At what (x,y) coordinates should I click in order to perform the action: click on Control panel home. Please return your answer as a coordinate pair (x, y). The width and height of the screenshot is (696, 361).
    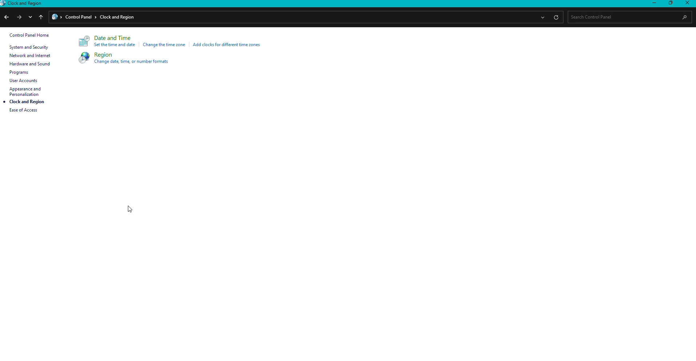
    Looking at the image, I should click on (29, 35).